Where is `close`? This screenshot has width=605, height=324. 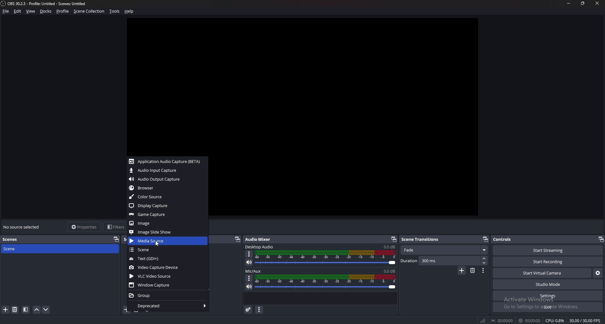
close is located at coordinates (598, 3).